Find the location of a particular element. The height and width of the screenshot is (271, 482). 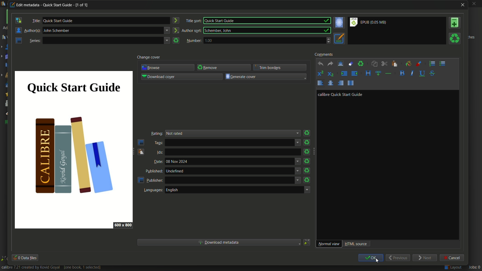

bold is located at coordinates (403, 74).